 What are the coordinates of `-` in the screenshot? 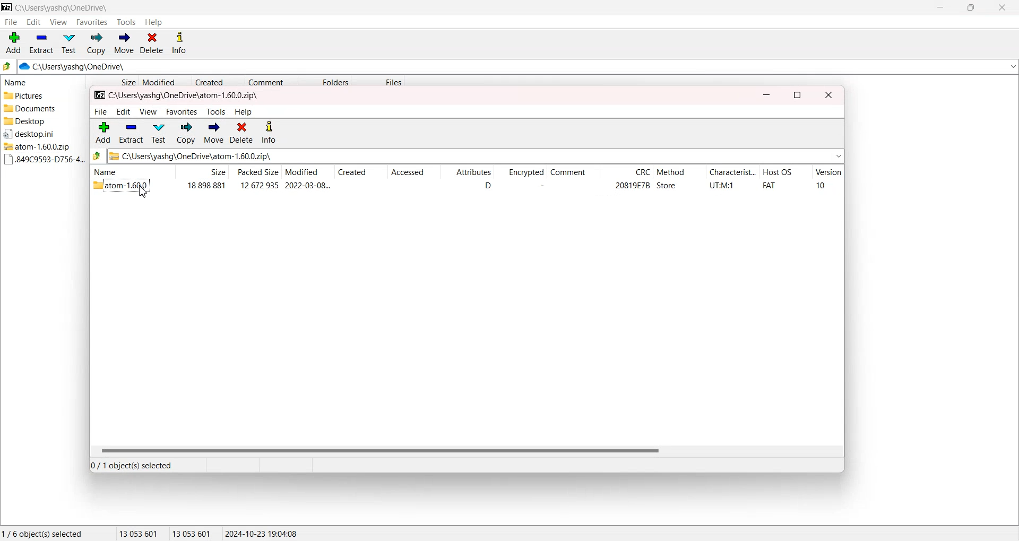 It's located at (540, 186).